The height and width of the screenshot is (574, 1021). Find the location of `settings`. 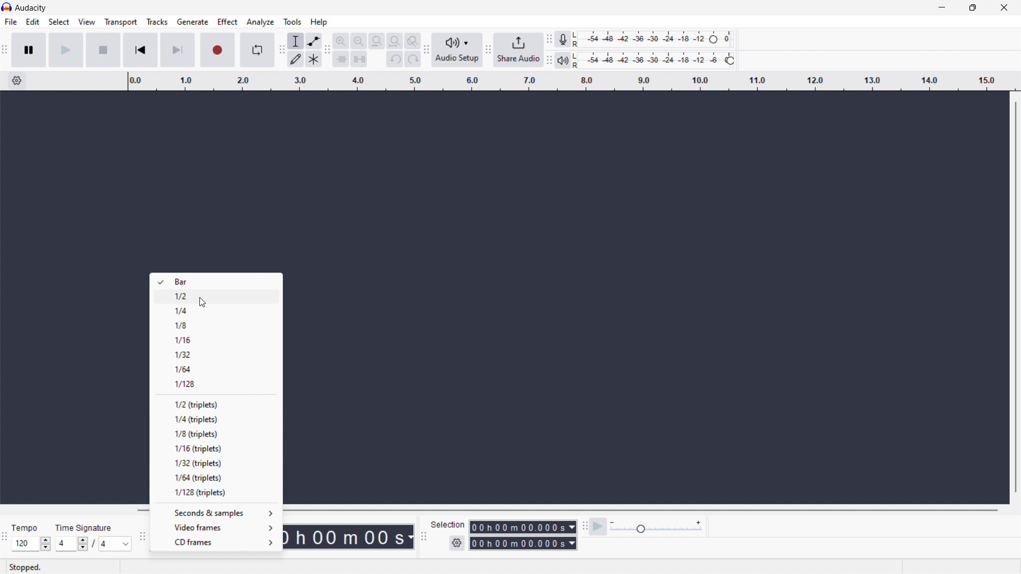

settings is located at coordinates (17, 80).